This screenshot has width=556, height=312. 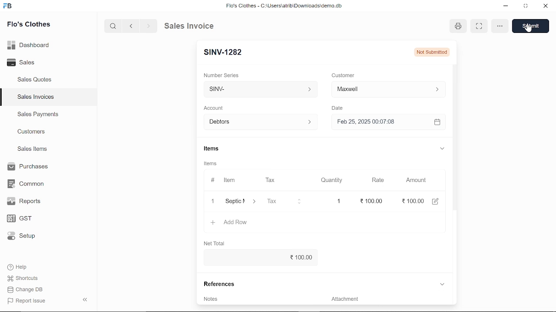 I want to click on next, so click(x=149, y=26).